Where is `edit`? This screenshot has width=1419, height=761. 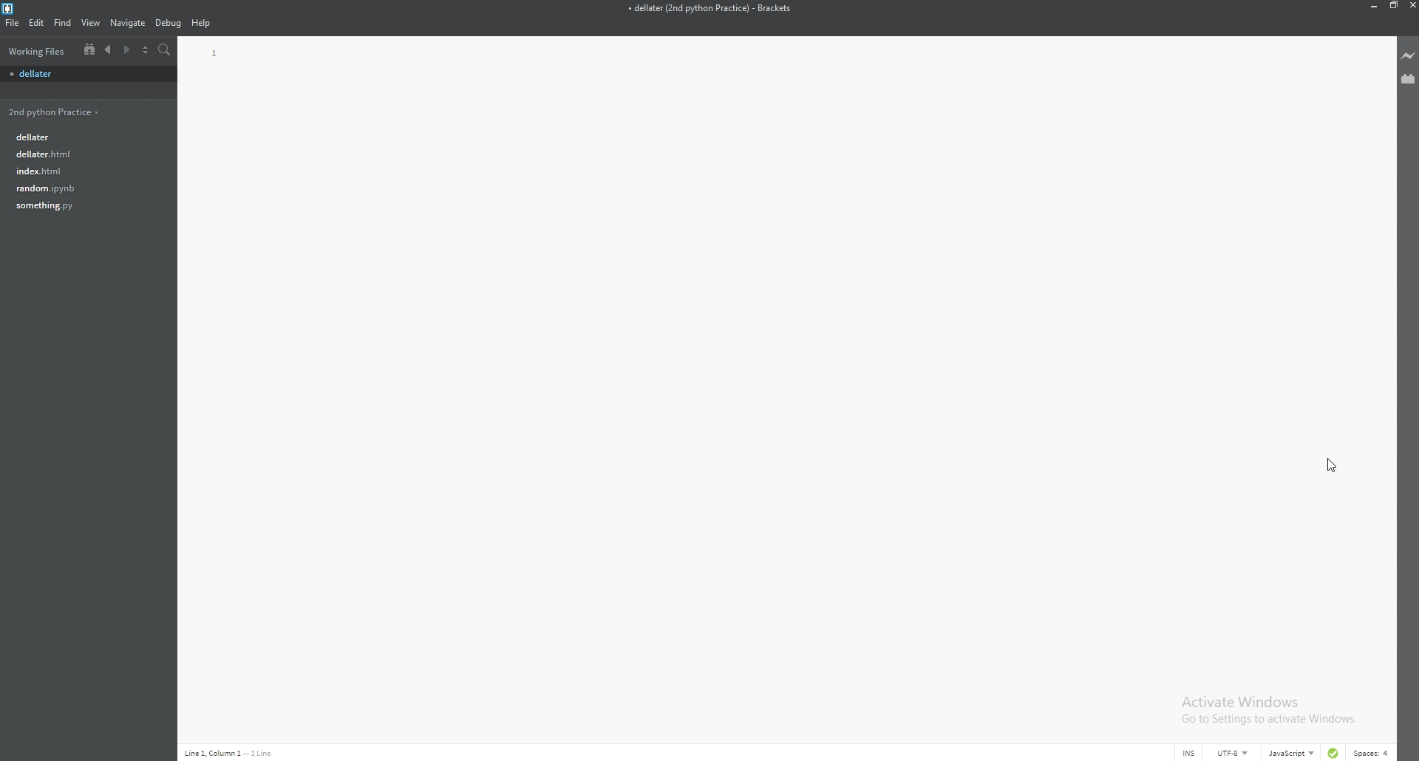
edit is located at coordinates (35, 22).